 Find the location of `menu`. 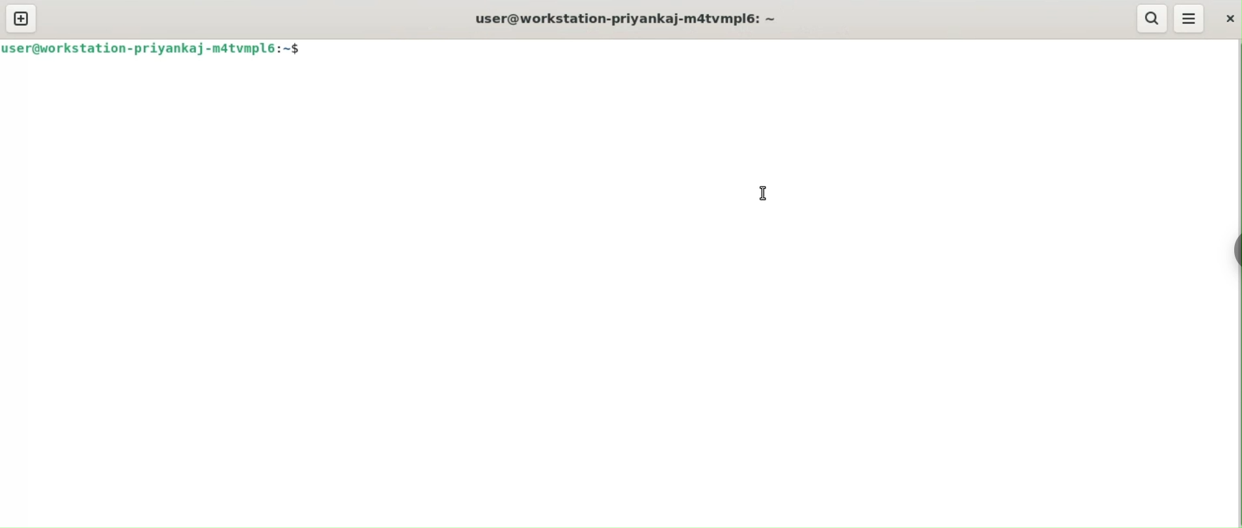

menu is located at coordinates (1191, 20).